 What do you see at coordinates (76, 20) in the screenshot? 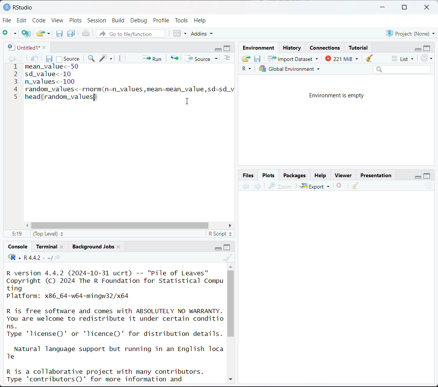
I see `Plots` at bounding box center [76, 20].